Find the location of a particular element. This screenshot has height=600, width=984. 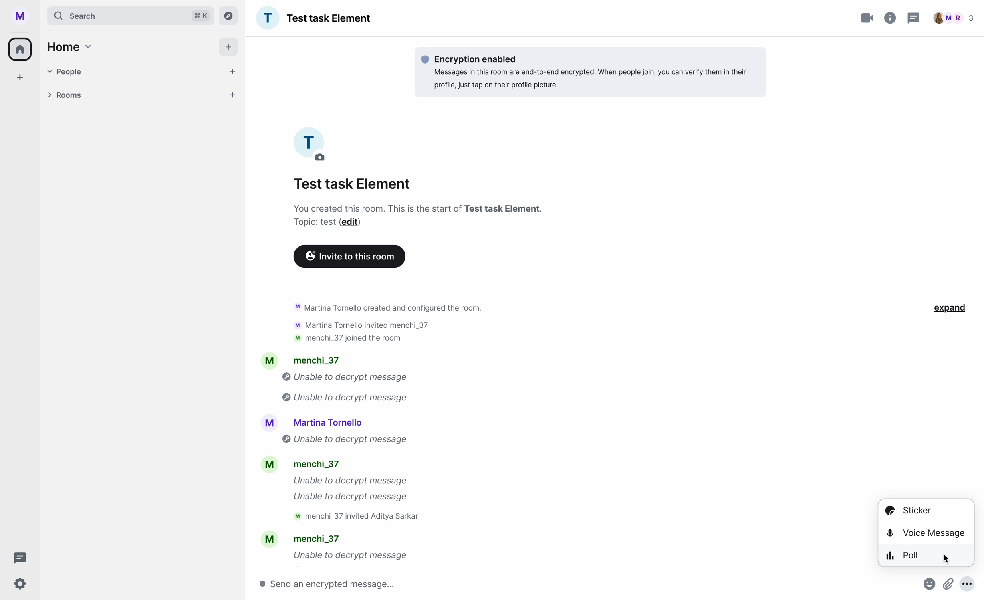

threads is located at coordinates (18, 558).